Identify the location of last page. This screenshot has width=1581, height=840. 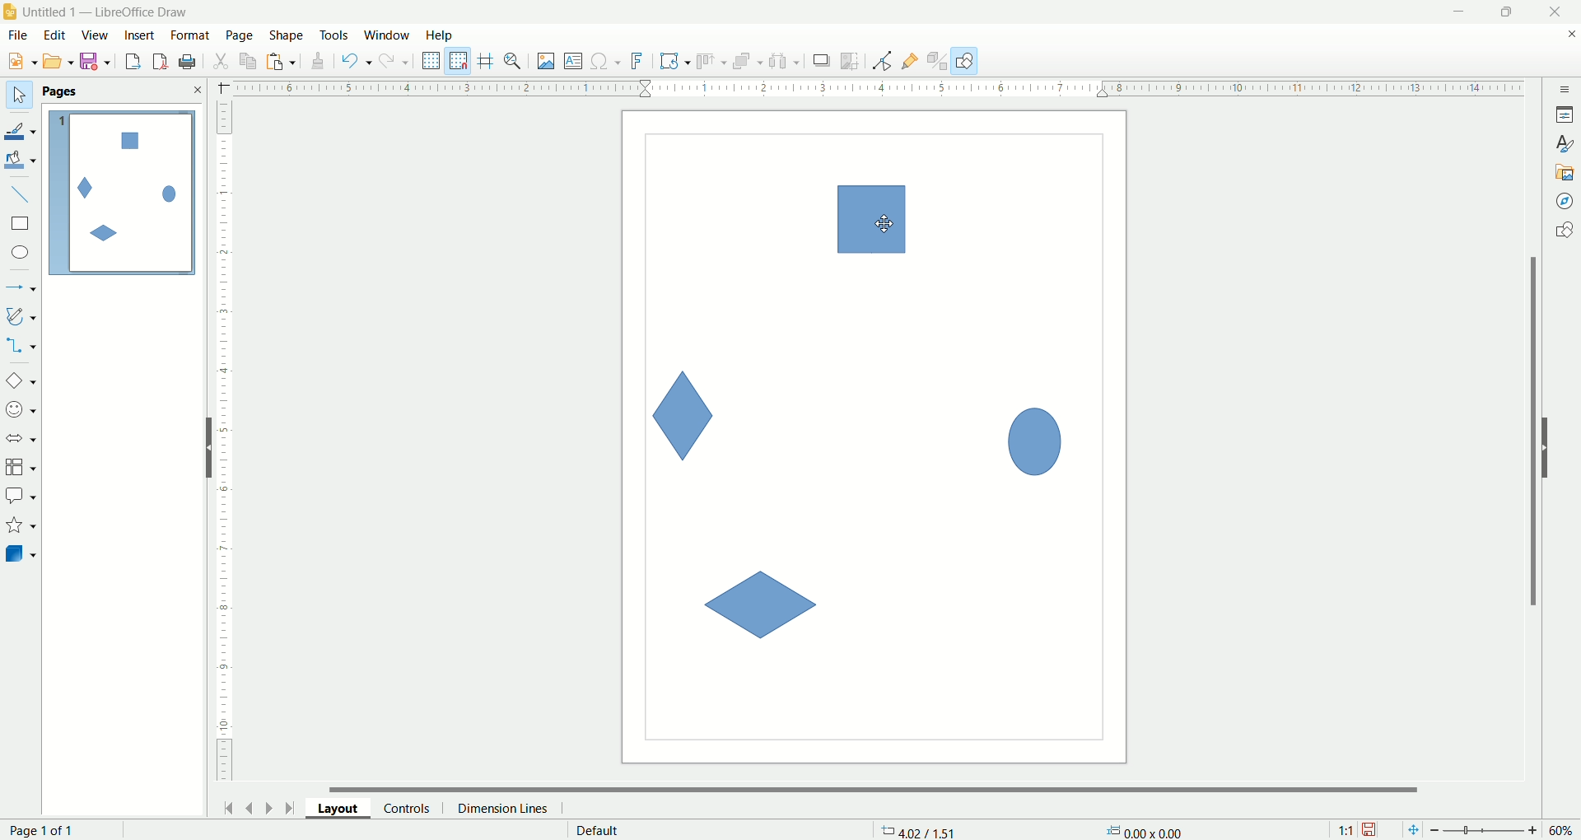
(292, 806).